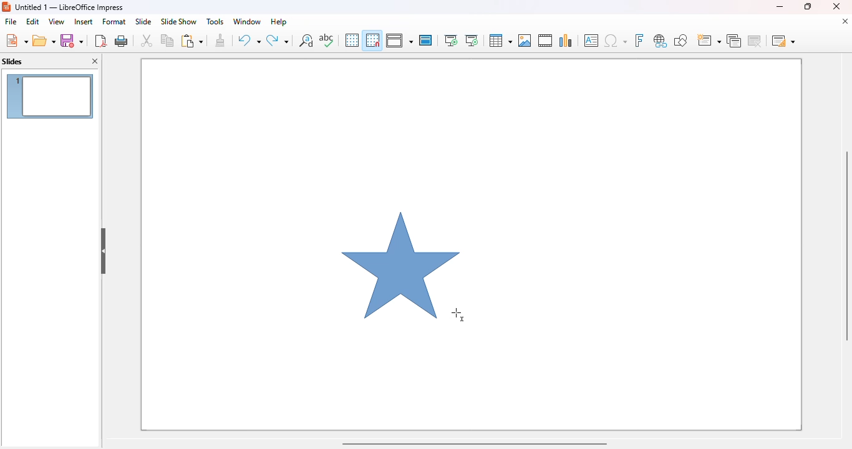  I want to click on undo, so click(249, 41).